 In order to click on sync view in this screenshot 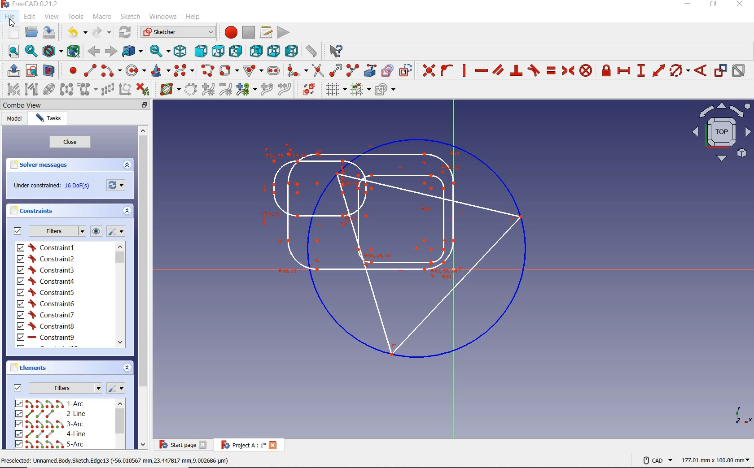, I will do `click(159, 51)`.